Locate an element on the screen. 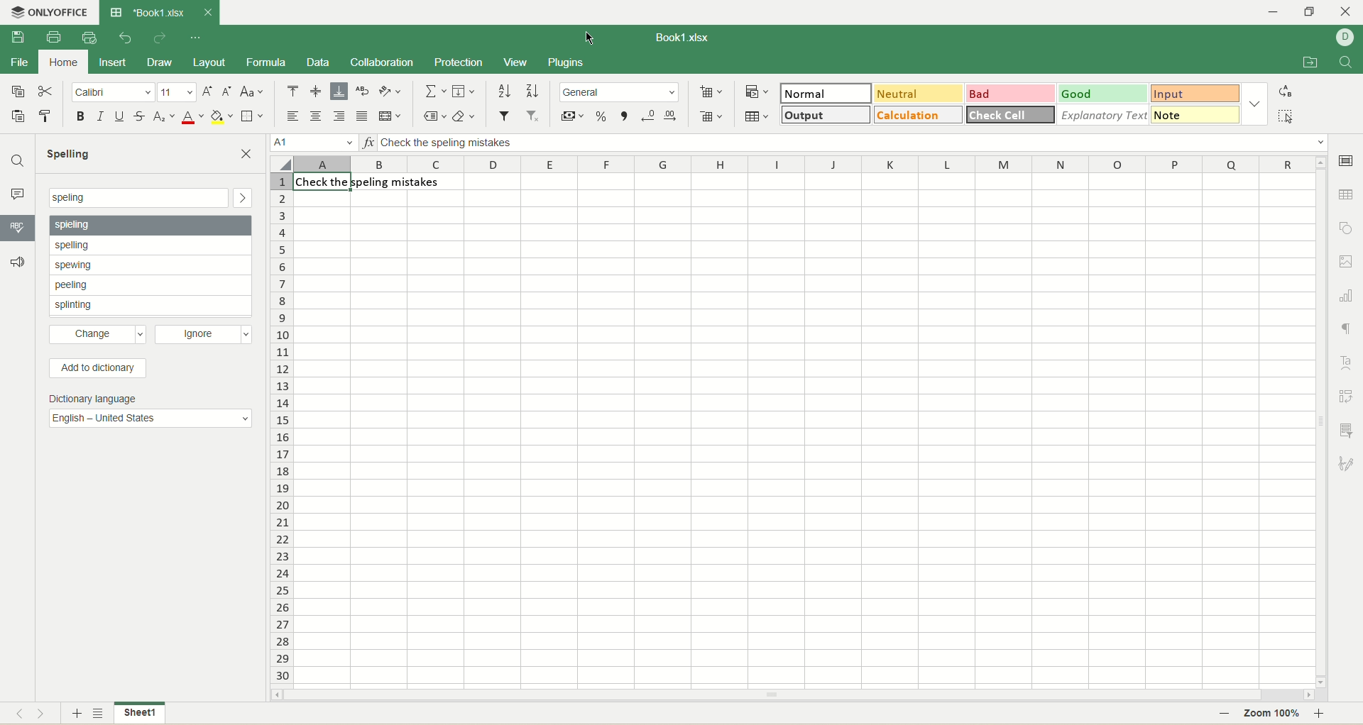 This screenshot has height=725, width=1363. image settings is located at coordinates (1347, 260).